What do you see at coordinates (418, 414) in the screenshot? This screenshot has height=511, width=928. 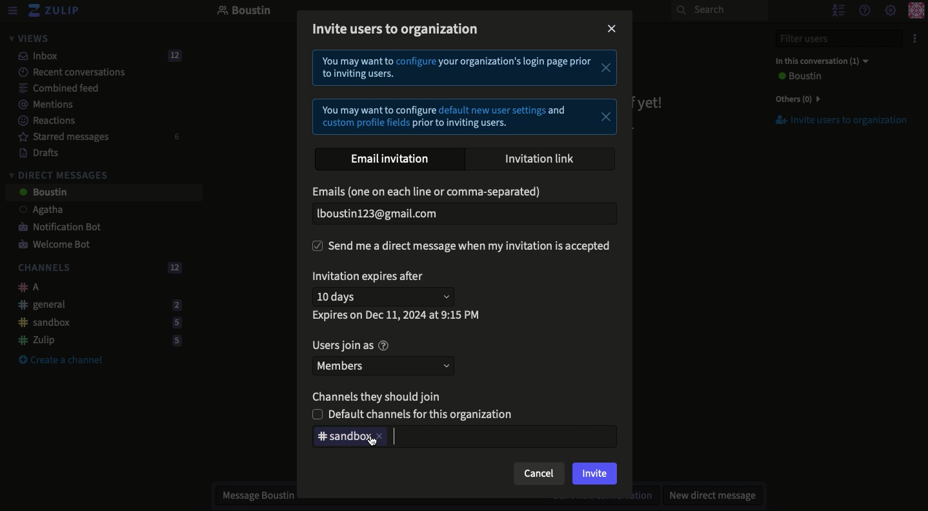 I see `Unselected` at bounding box center [418, 414].